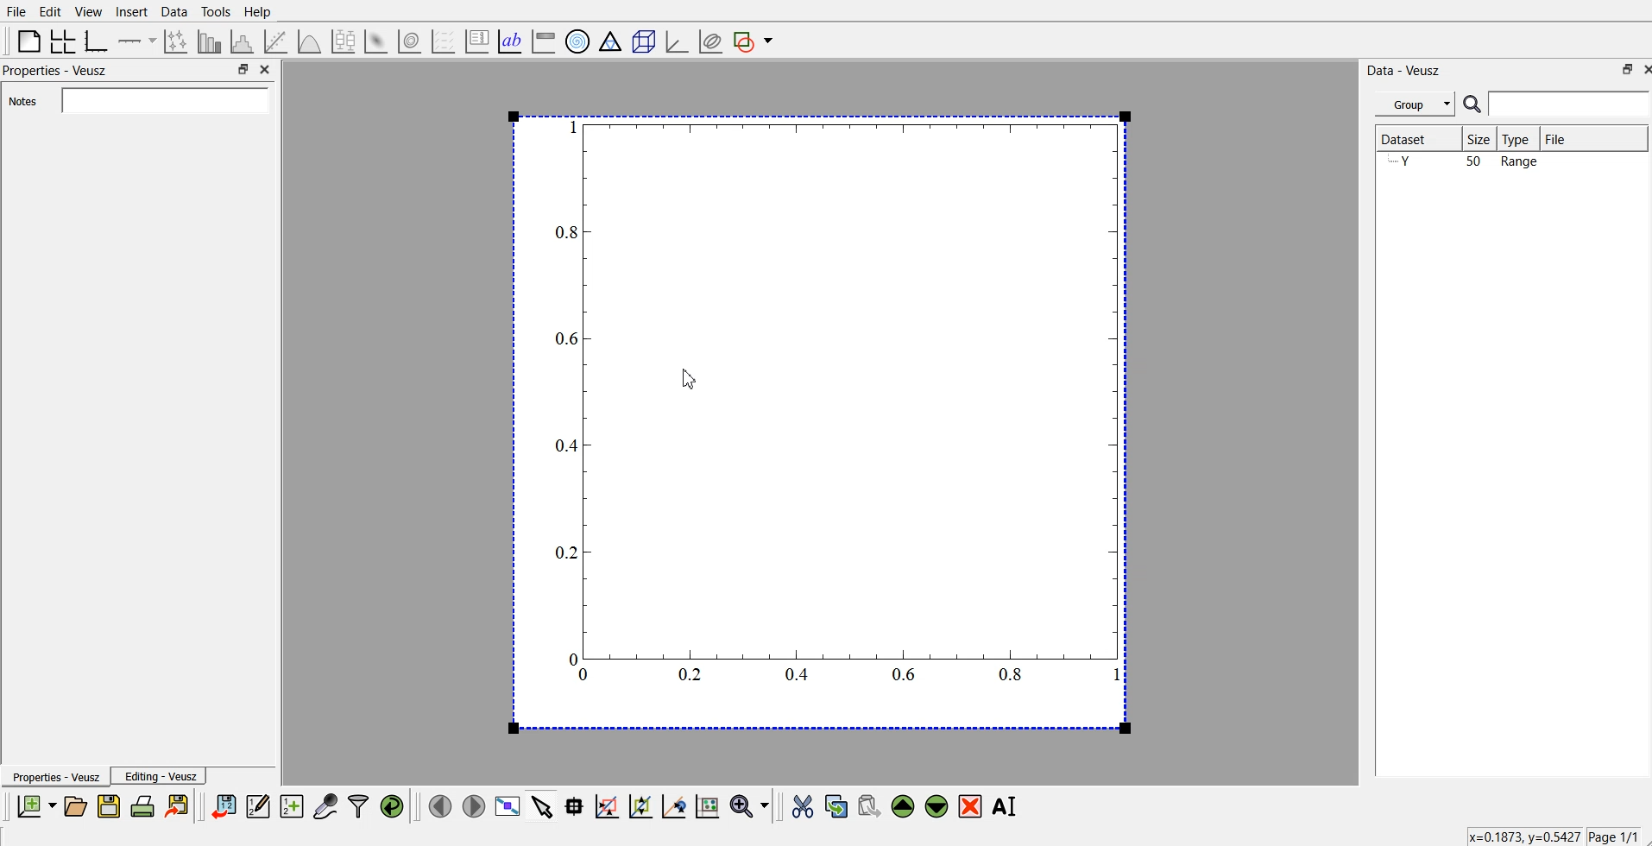  I want to click on plot covariance ellipses, so click(709, 40).